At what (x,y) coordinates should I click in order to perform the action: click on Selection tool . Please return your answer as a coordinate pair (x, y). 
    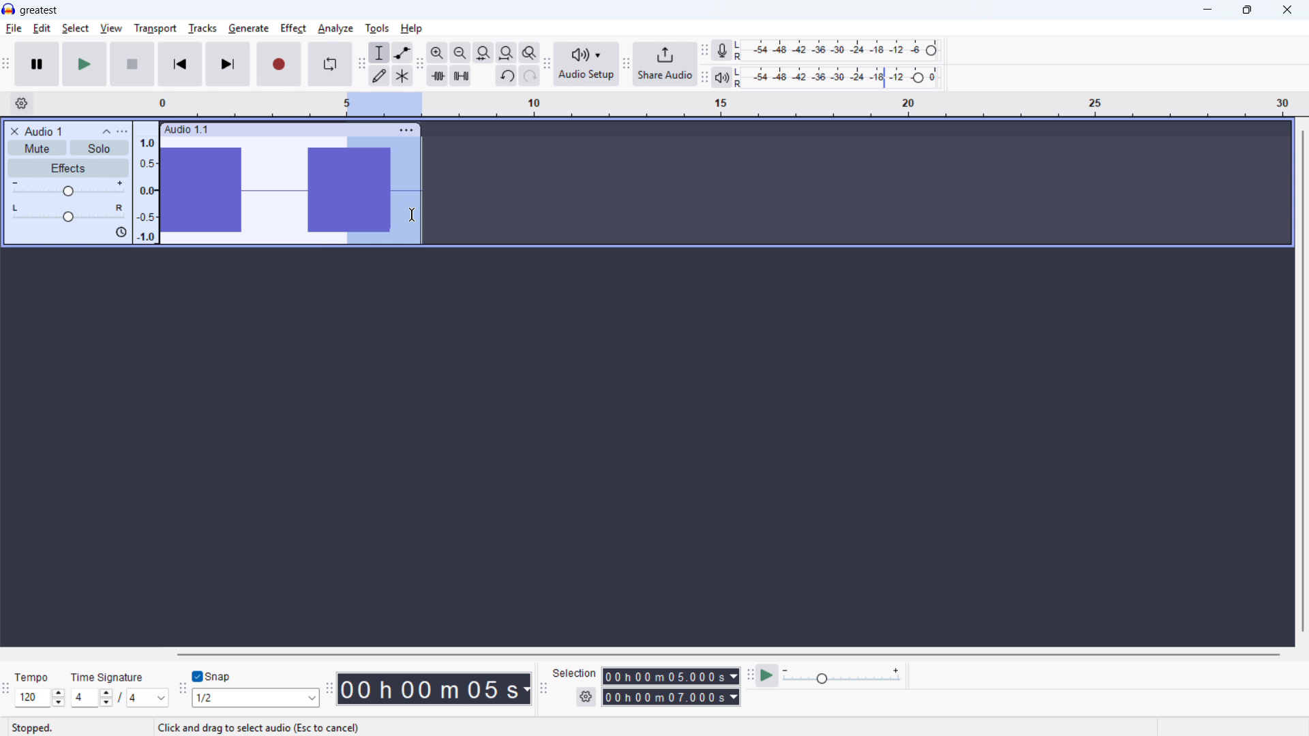
    Looking at the image, I should click on (380, 52).